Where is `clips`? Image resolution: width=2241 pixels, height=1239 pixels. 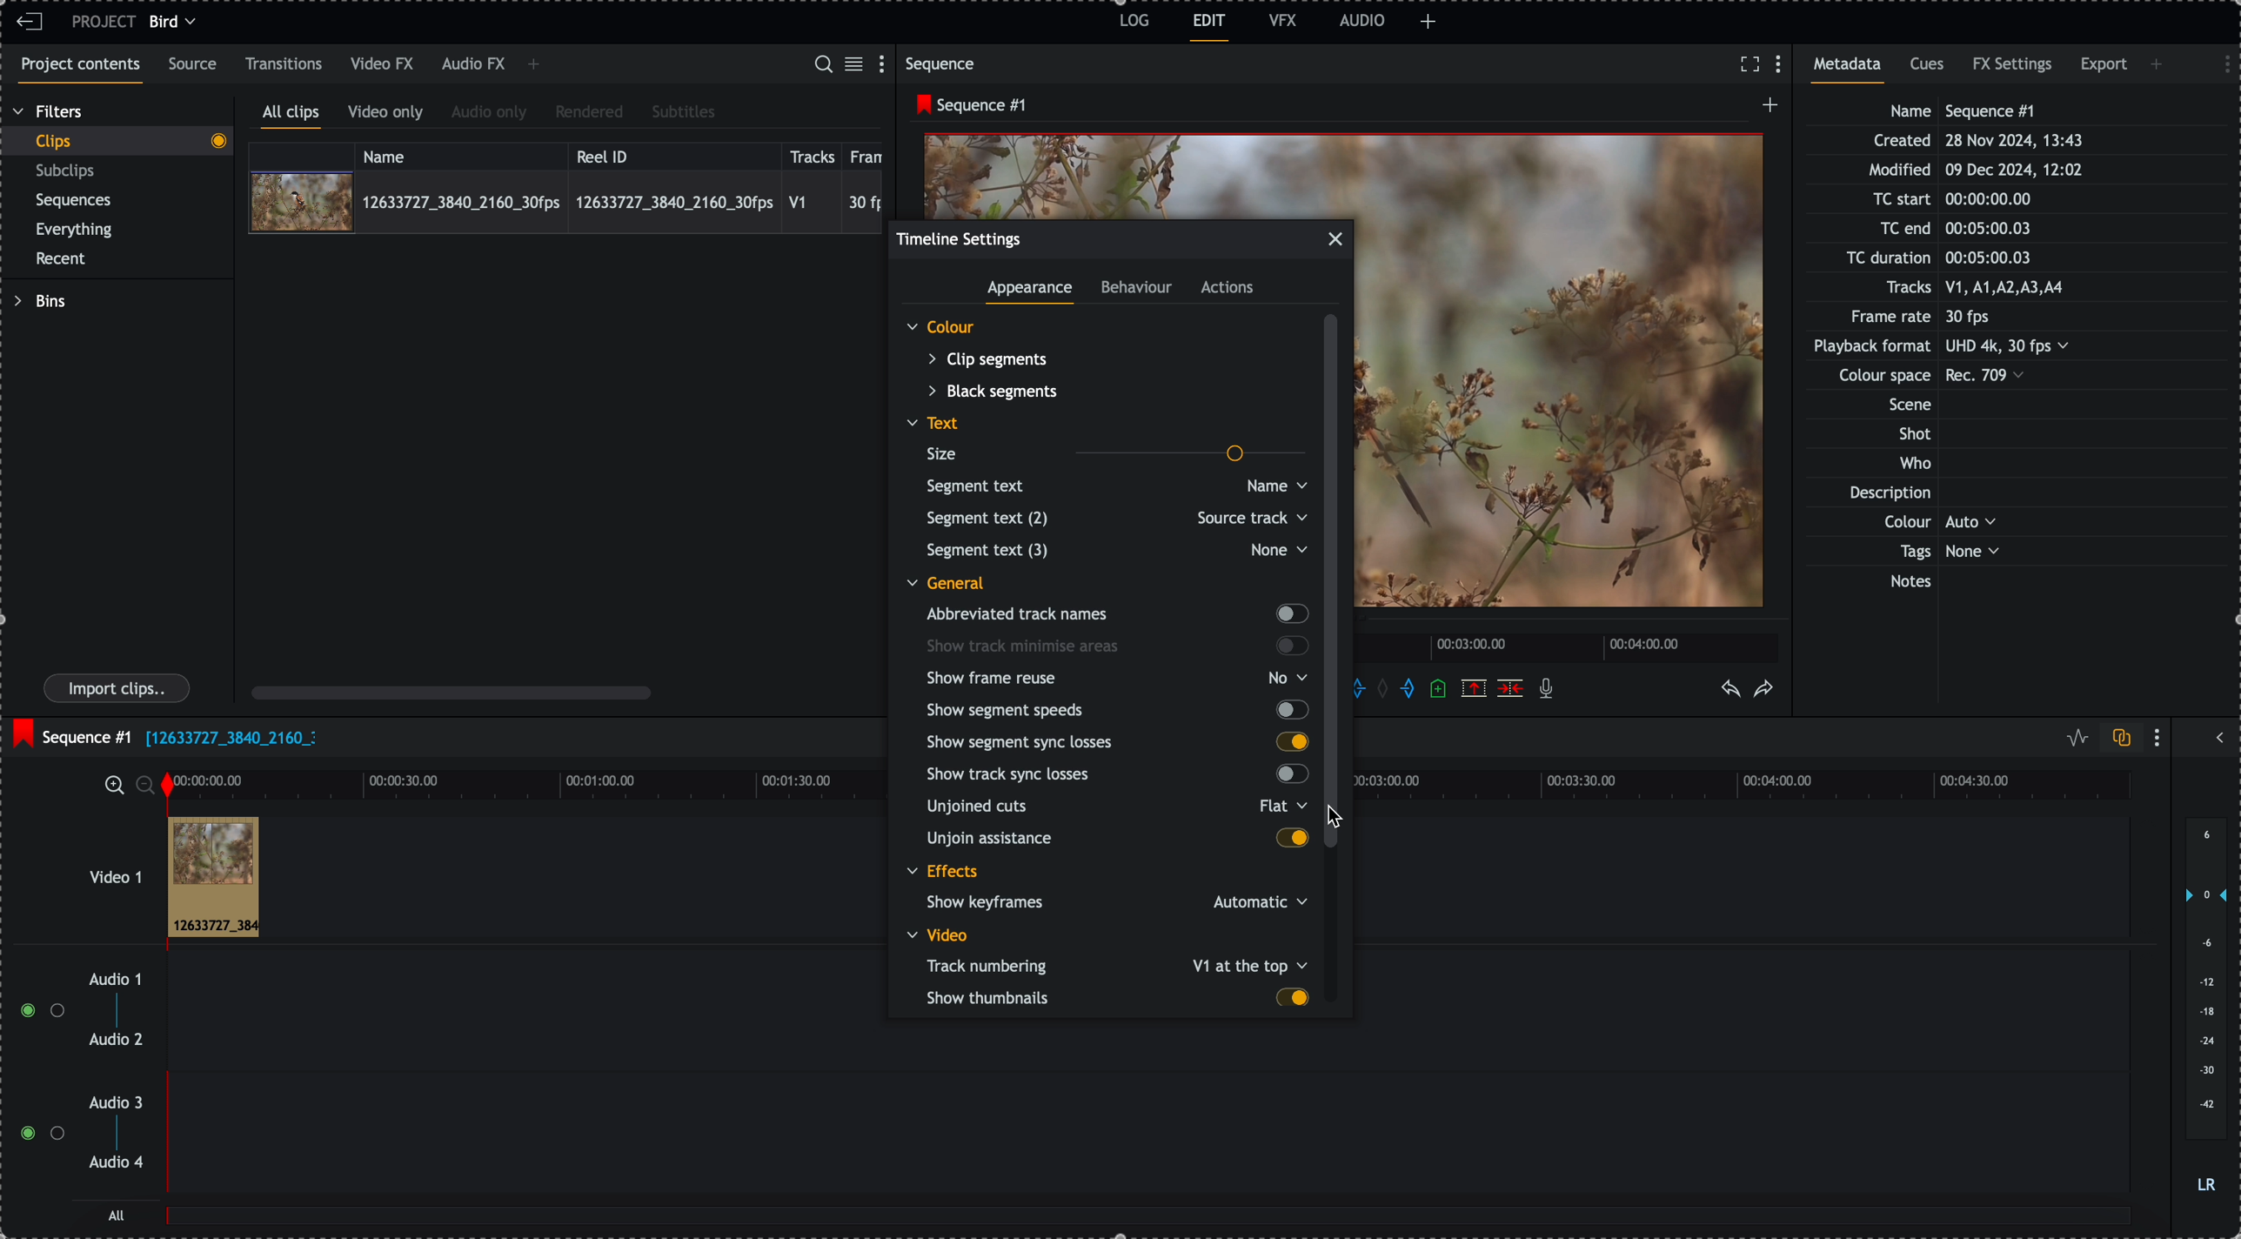 clips is located at coordinates (117, 142).